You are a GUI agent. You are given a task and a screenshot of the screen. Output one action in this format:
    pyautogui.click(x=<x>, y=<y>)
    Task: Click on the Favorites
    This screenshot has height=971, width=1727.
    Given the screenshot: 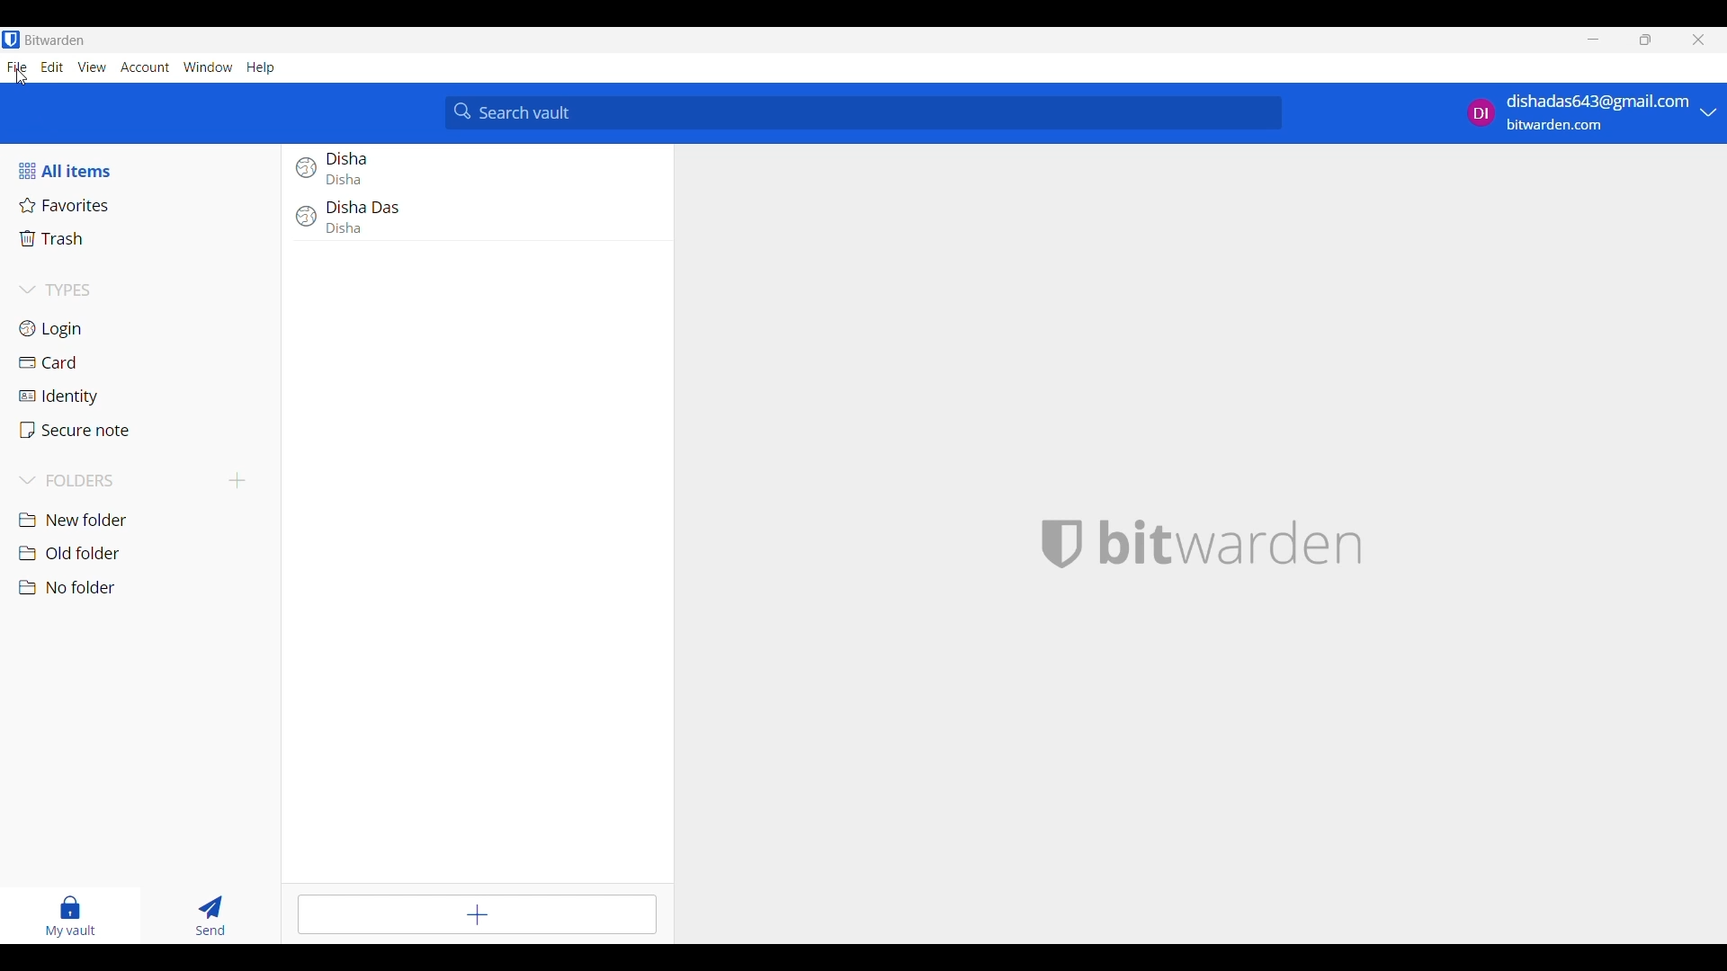 What is the action you would take?
    pyautogui.click(x=143, y=205)
    